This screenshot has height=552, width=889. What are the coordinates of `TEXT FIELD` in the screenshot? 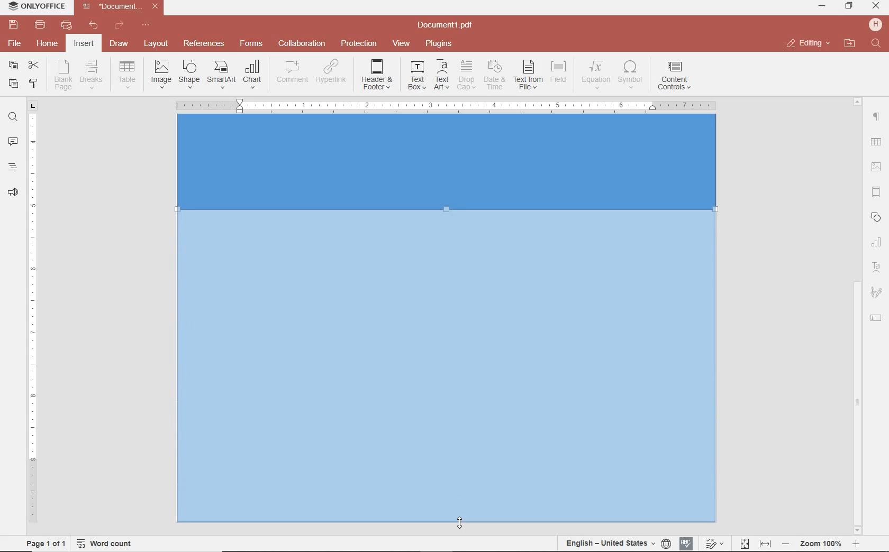 It's located at (876, 317).